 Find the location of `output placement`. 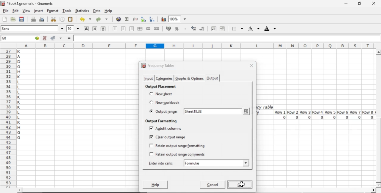

output placement is located at coordinates (160, 86).